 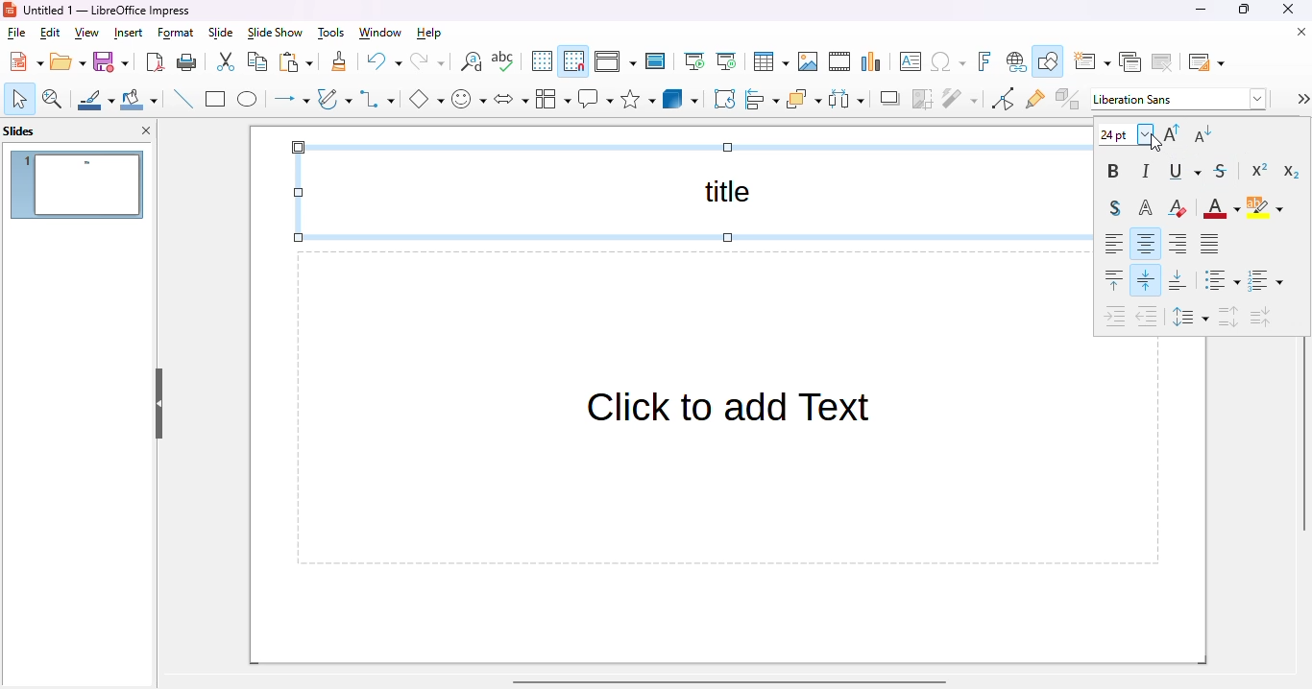 What do you see at coordinates (1068, 98) in the screenshot?
I see `toggle extrusion` at bounding box center [1068, 98].